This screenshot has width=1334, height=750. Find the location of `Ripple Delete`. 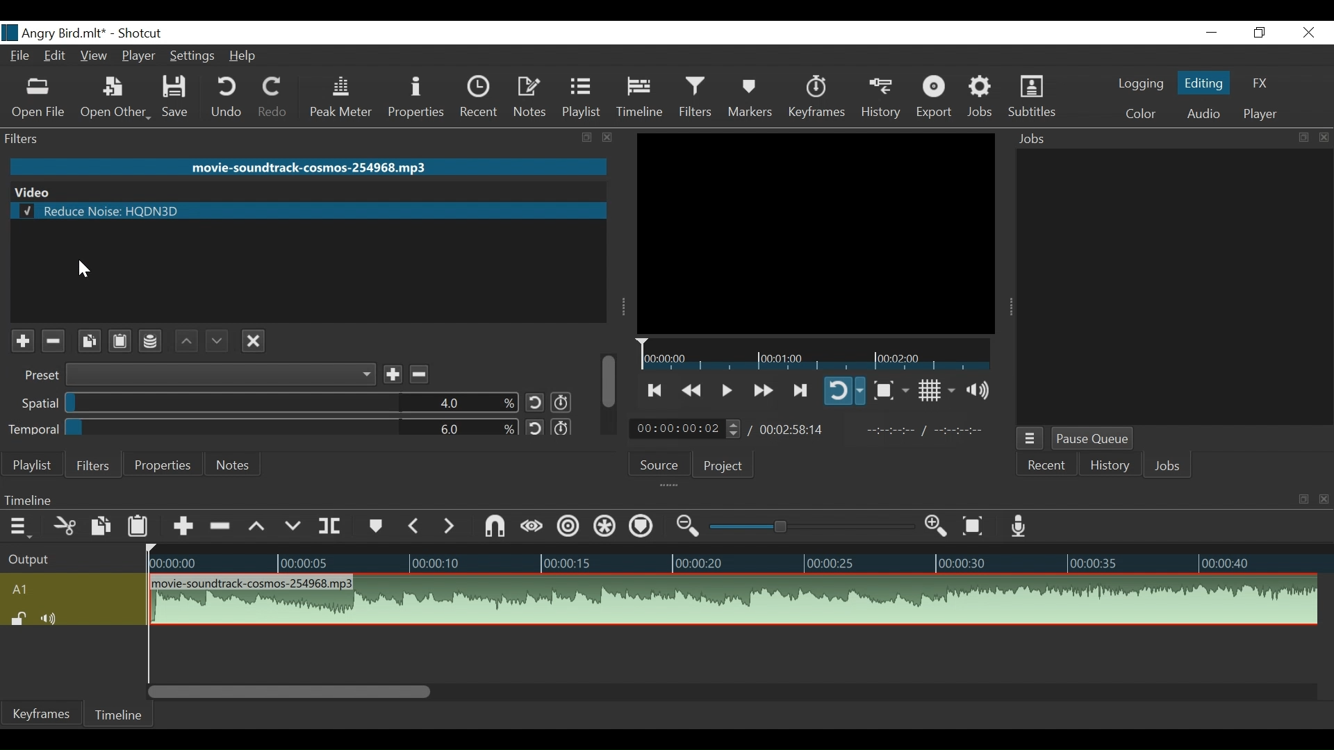

Ripple Delete is located at coordinates (222, 526).